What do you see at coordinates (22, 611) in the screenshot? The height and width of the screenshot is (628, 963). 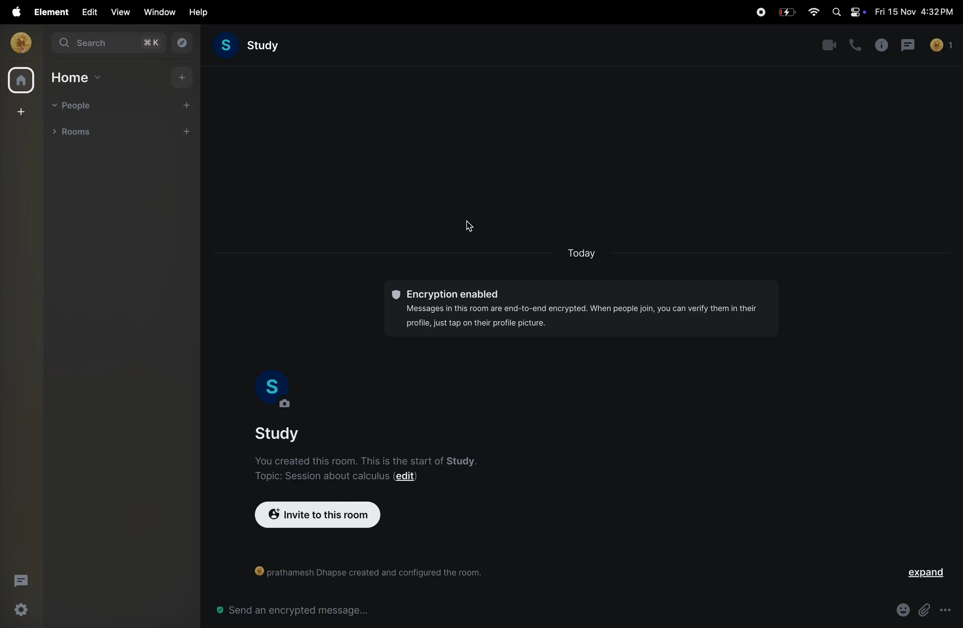 I see `ettings` at bounding box center [22, 611].